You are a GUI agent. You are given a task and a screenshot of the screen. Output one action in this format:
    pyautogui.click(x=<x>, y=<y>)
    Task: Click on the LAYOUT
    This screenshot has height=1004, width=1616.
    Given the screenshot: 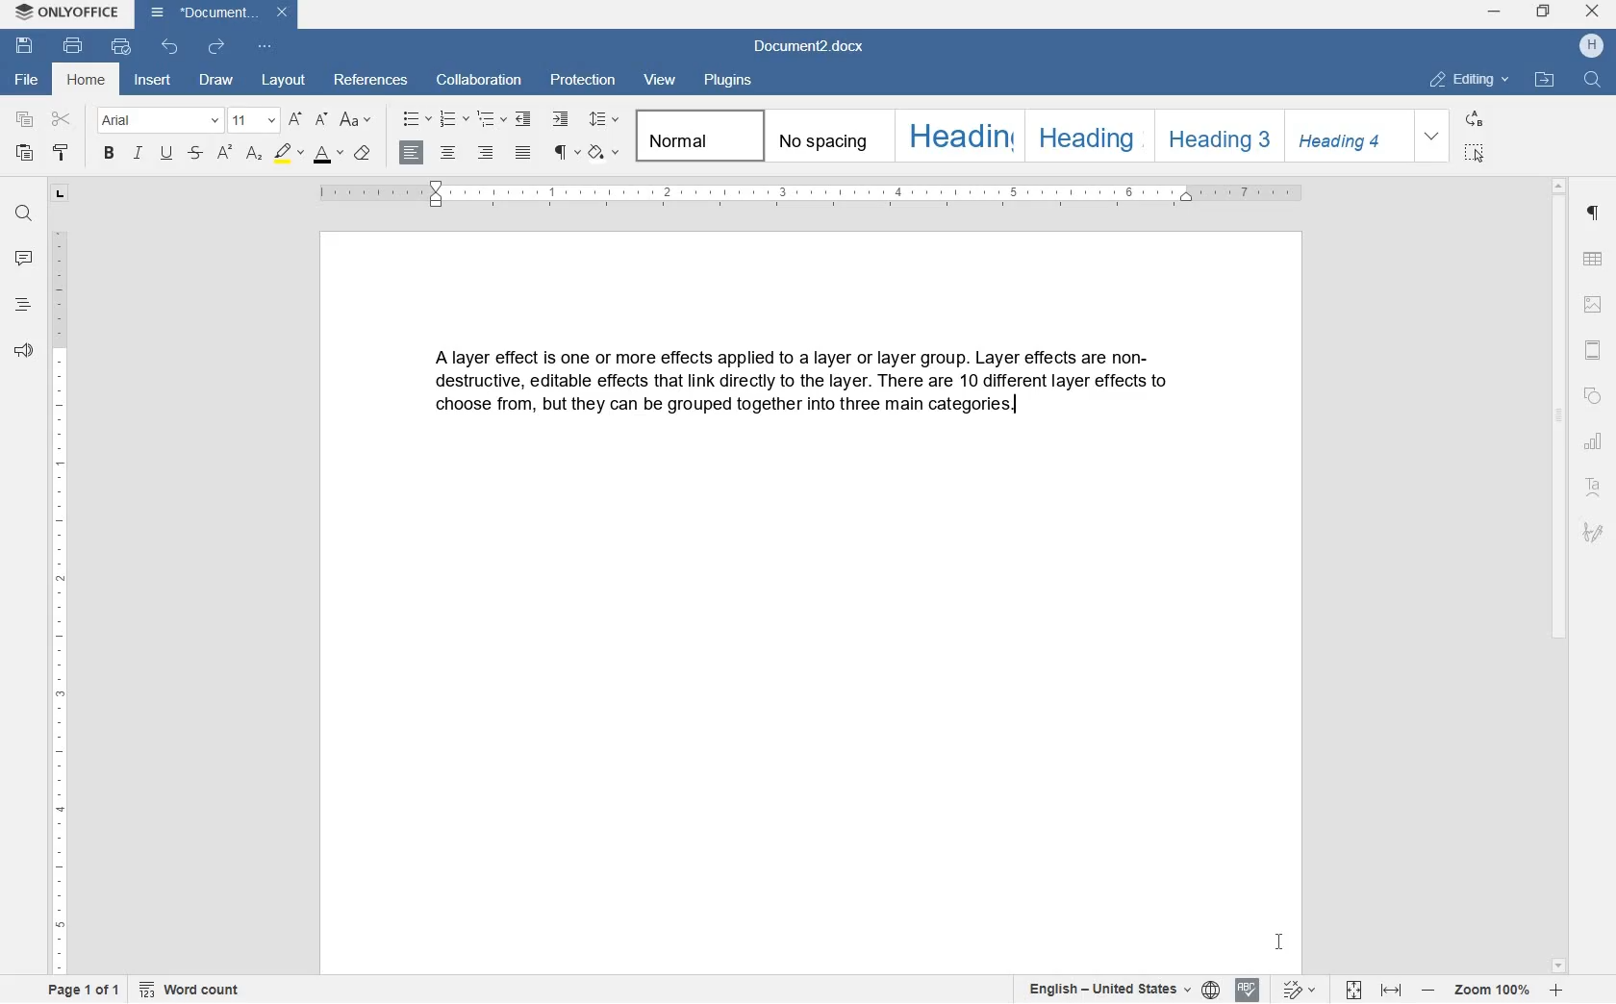 What is the action you would take?
    pyautogui.click(x=284, y=82)
    